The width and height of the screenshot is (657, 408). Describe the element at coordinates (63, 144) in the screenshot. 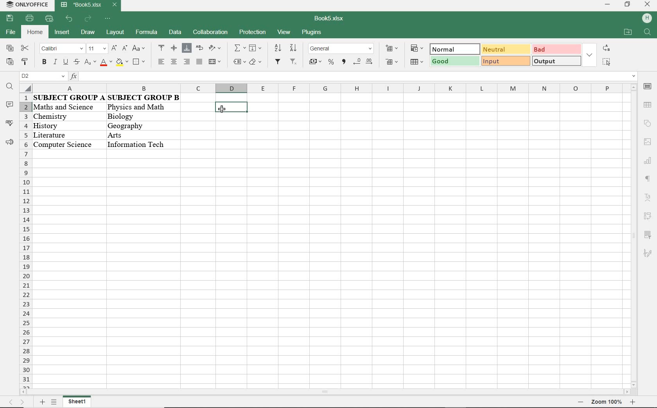

I see `computer science ` at that location.